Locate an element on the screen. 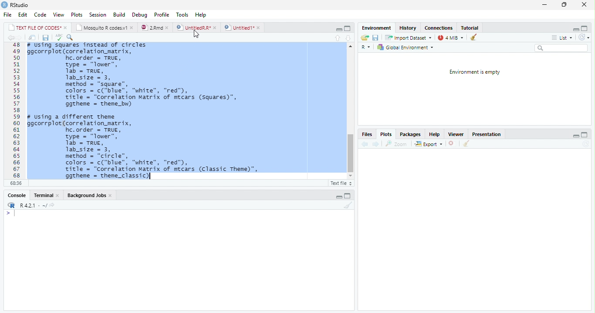 This screenshot has width=595, height=313. maximize is located at coordinates (564, 6).